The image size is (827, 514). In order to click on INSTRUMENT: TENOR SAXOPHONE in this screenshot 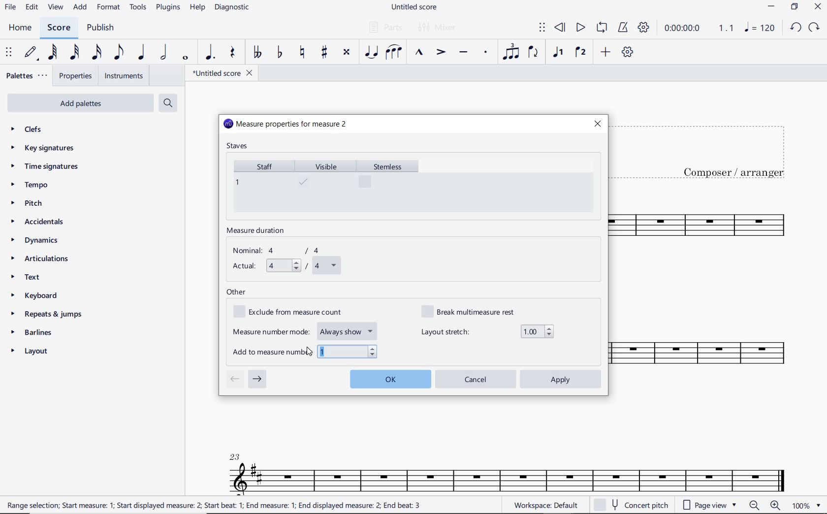, I will do `click(711, 296)`.